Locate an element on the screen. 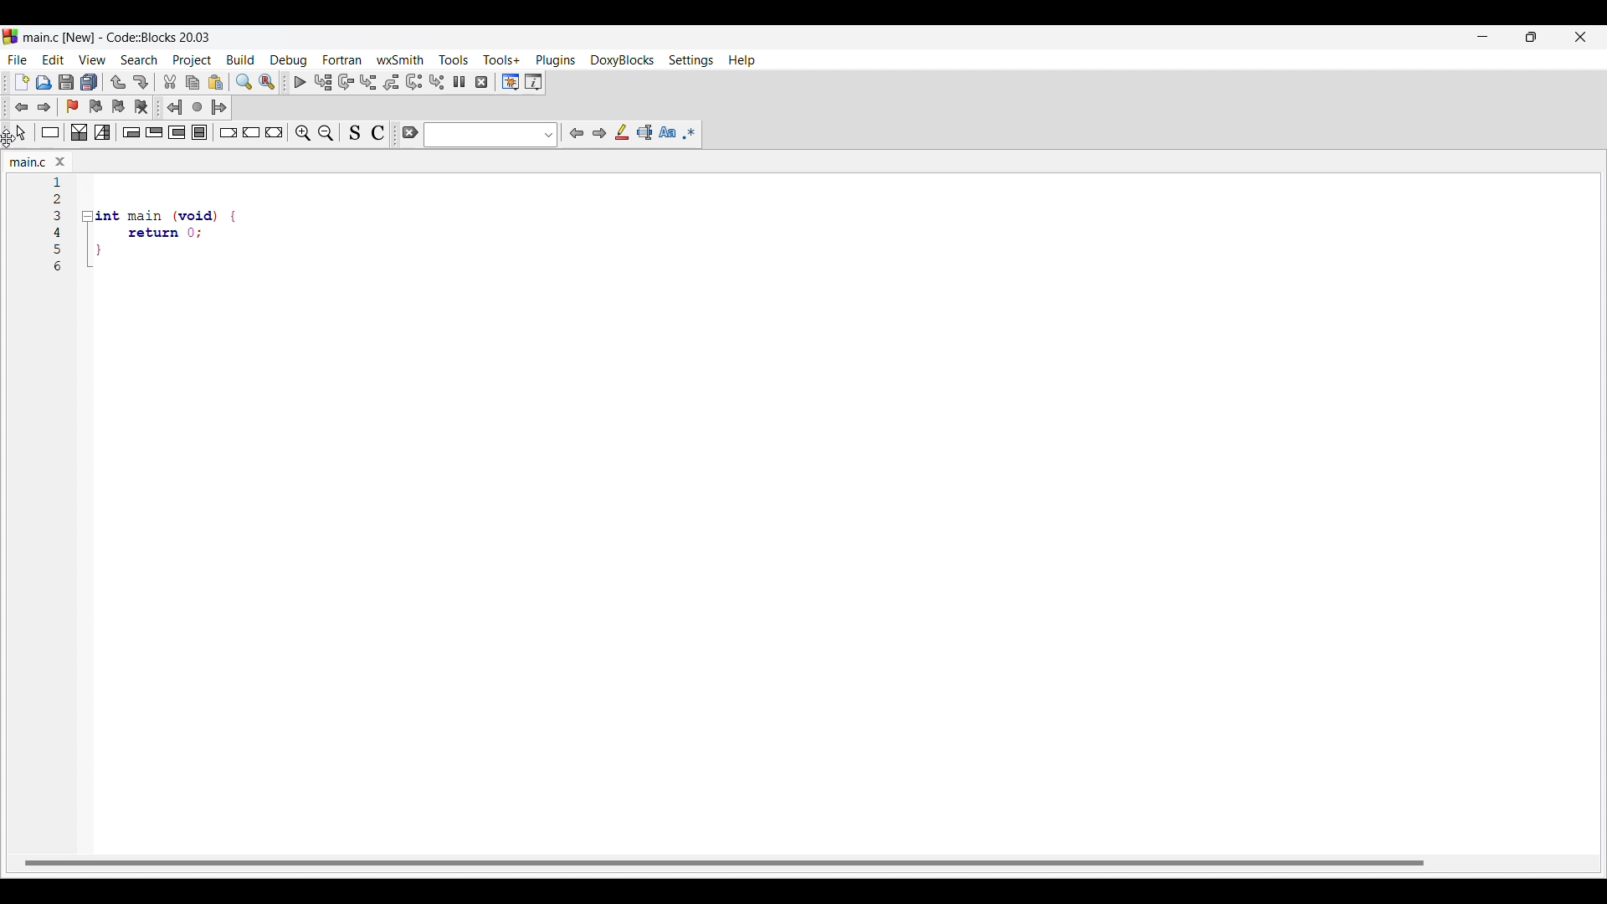 The image size is (1607, 904). Decision is located at coordinates (80, 132).